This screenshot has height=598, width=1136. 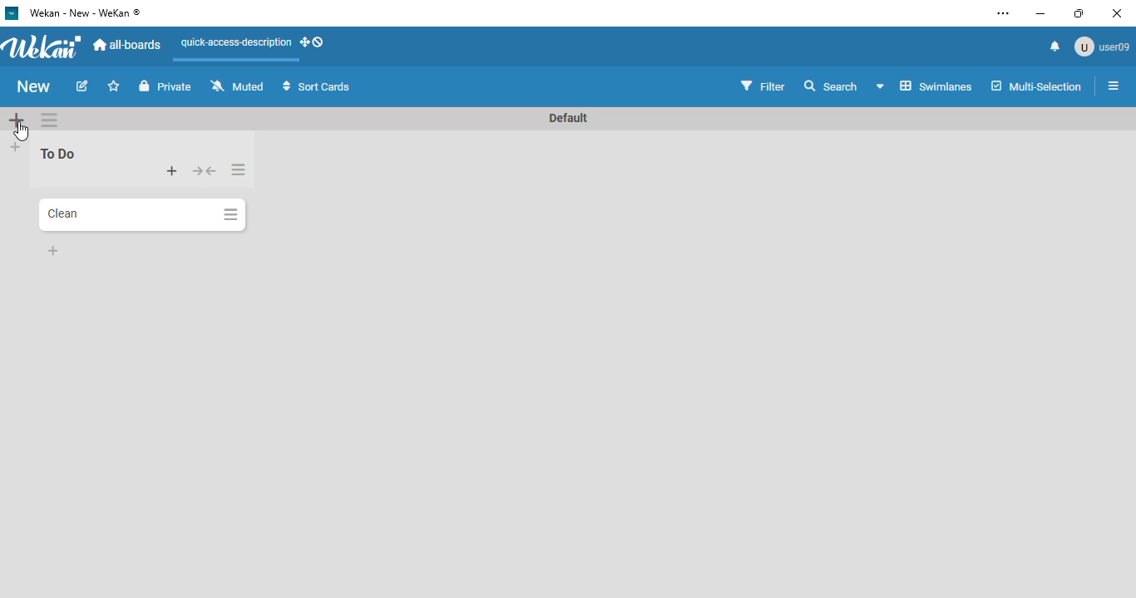 I want to click on filter, so click(x=763, y=85).